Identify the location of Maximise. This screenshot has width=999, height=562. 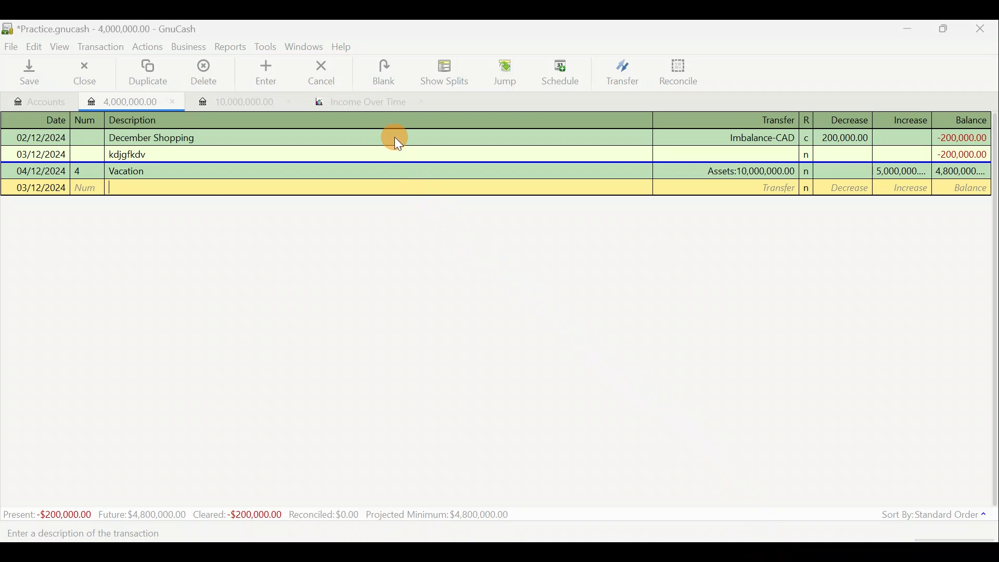
(944, 30).